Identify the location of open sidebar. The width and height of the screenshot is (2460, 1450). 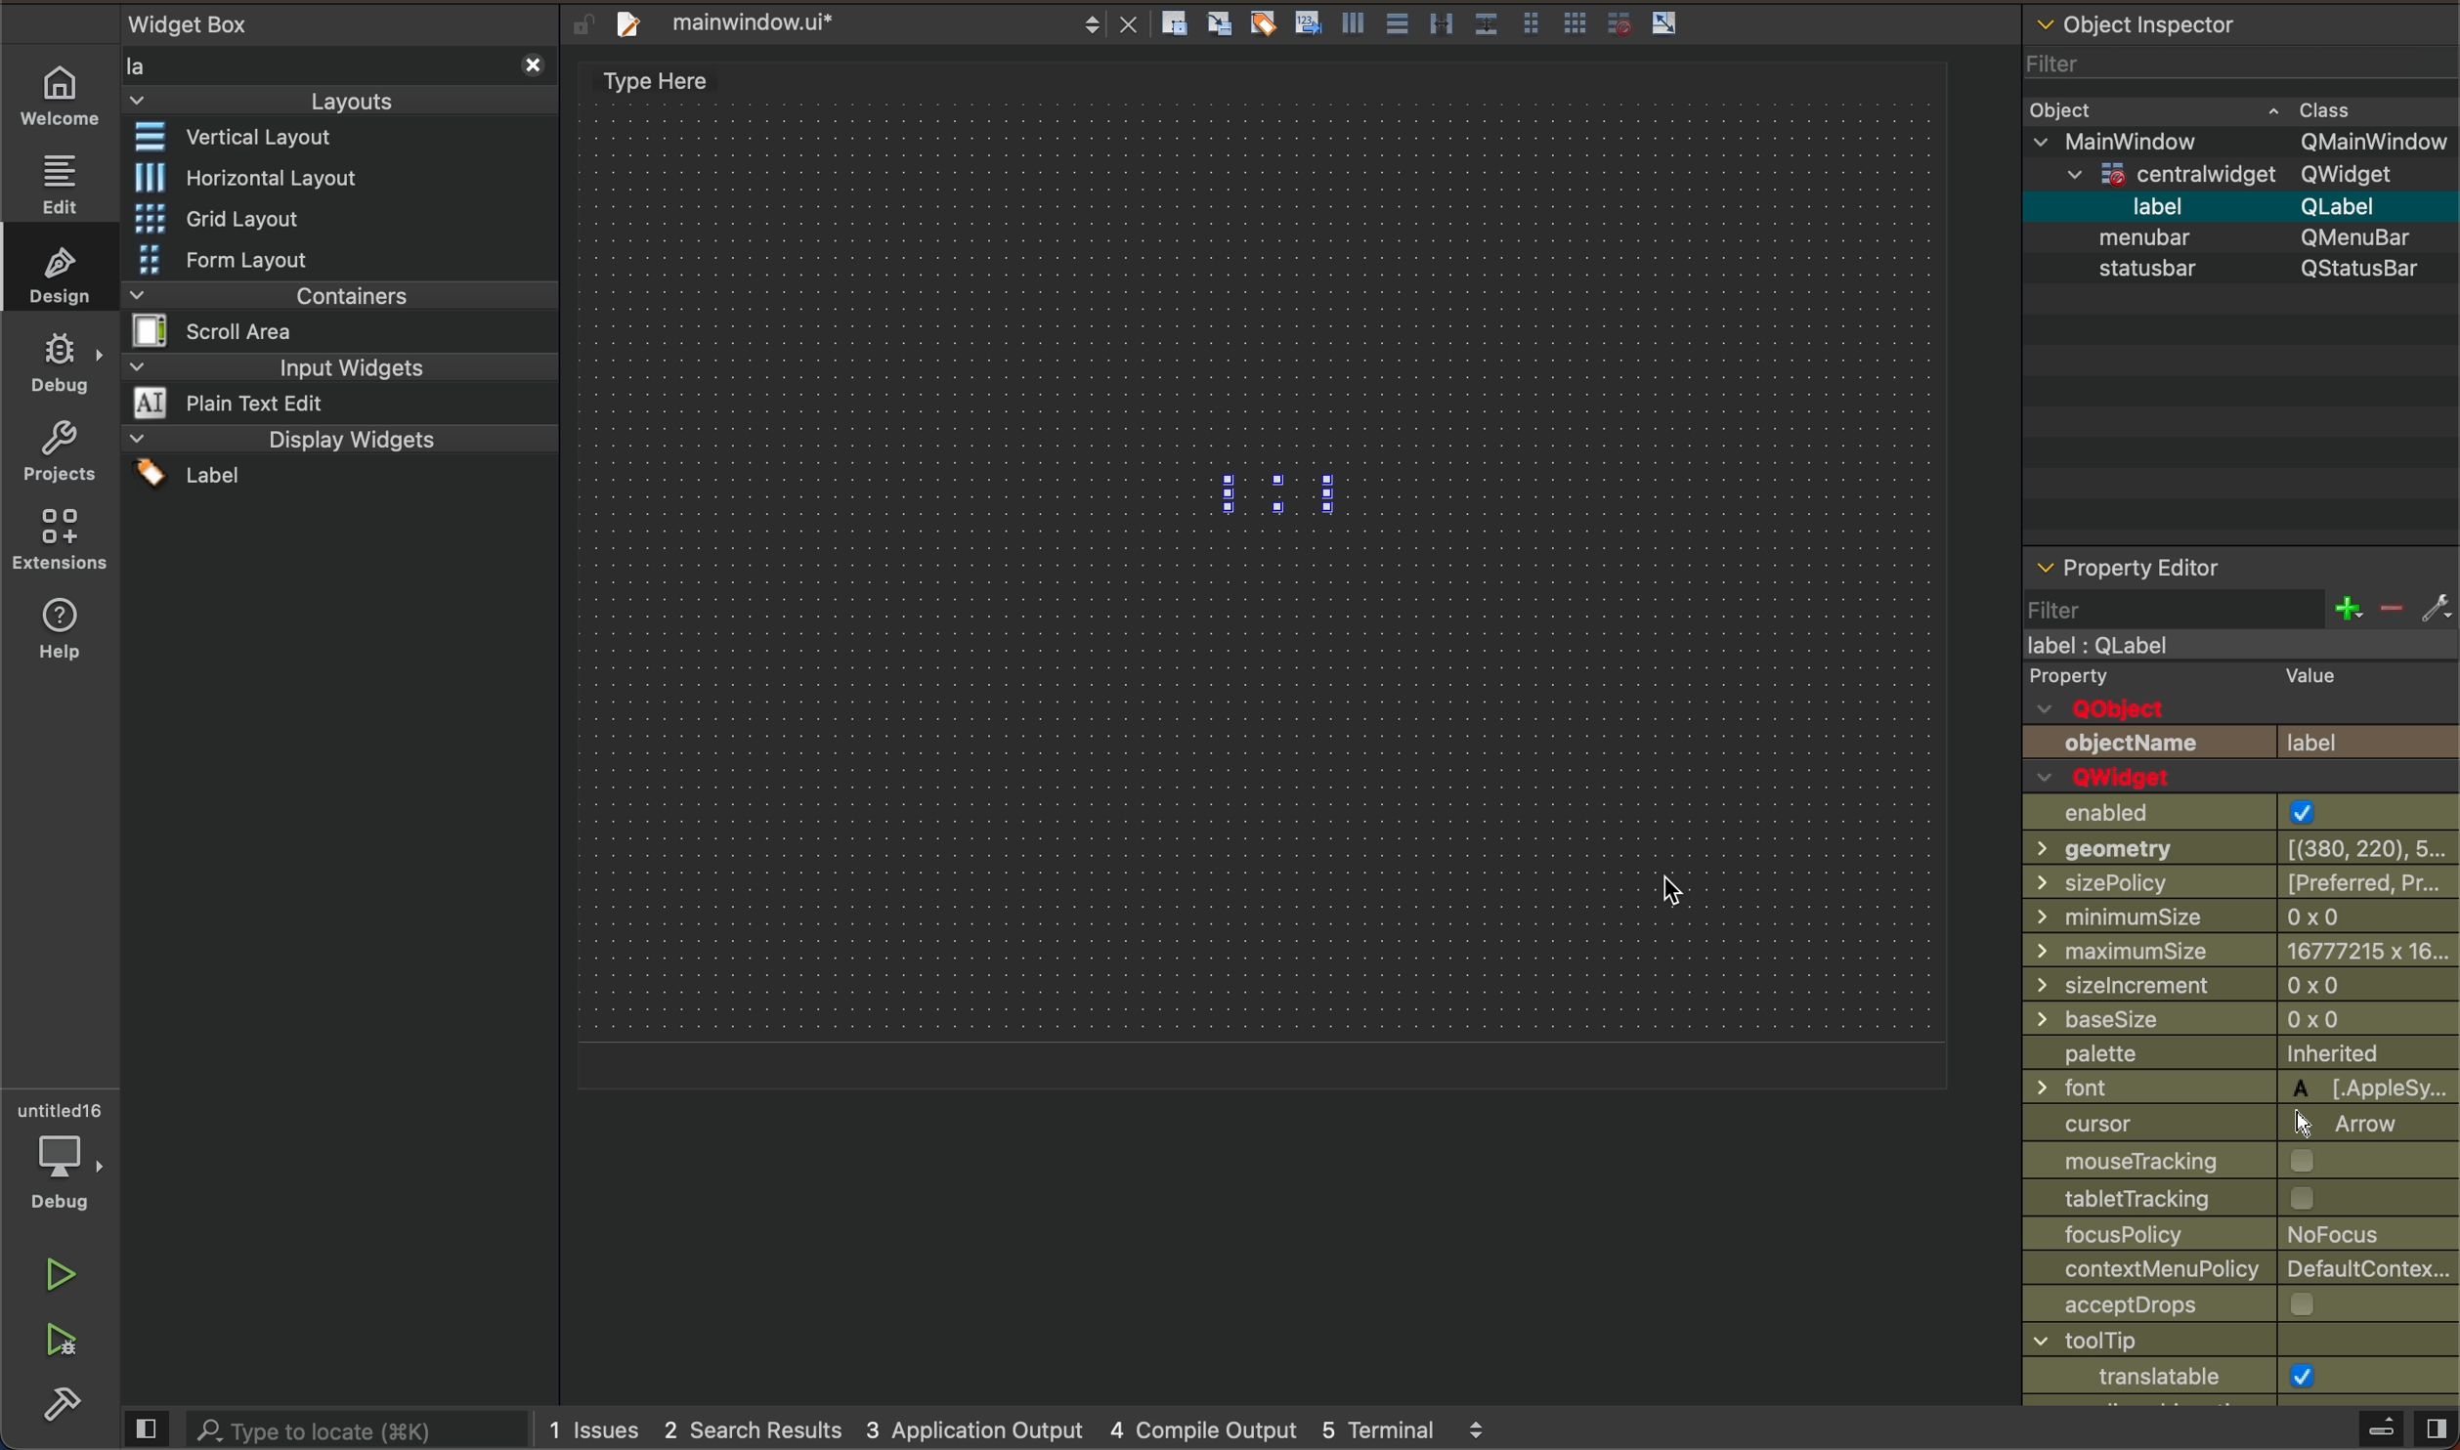
(2386, 1425).